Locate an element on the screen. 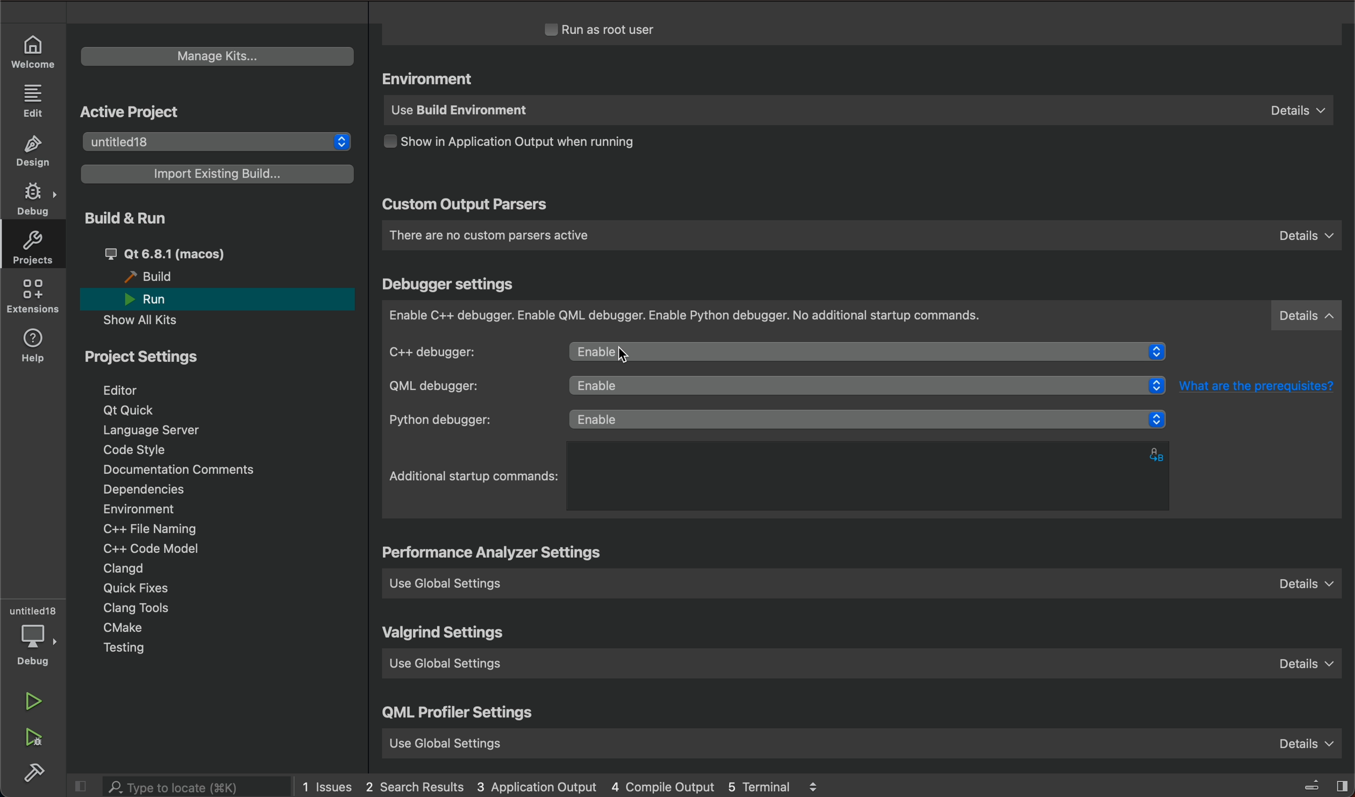  use build  is located at coordinates (855, 112).